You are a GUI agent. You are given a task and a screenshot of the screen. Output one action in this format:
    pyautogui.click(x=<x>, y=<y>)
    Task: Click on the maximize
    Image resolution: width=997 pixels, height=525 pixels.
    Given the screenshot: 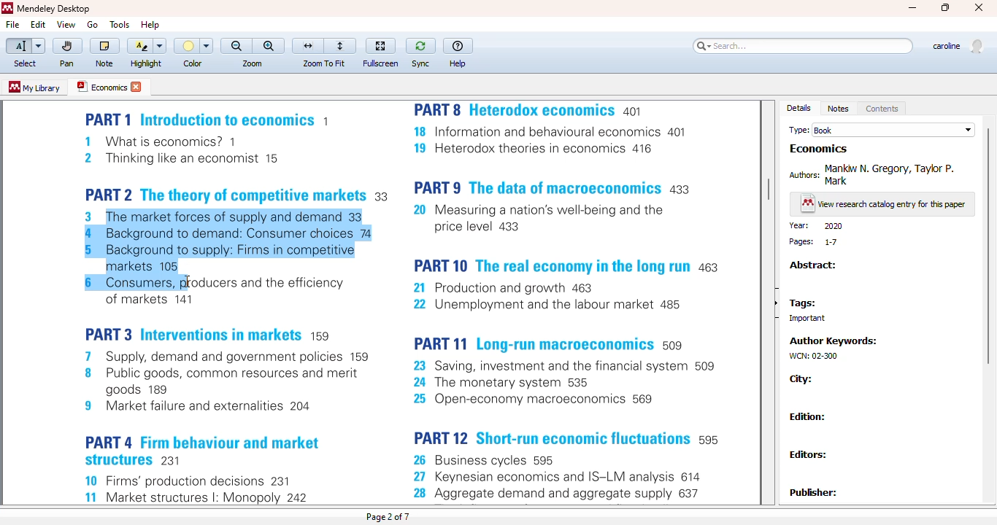 What is the action you would take?
    pyautogui.click(x=947, y=8)
    